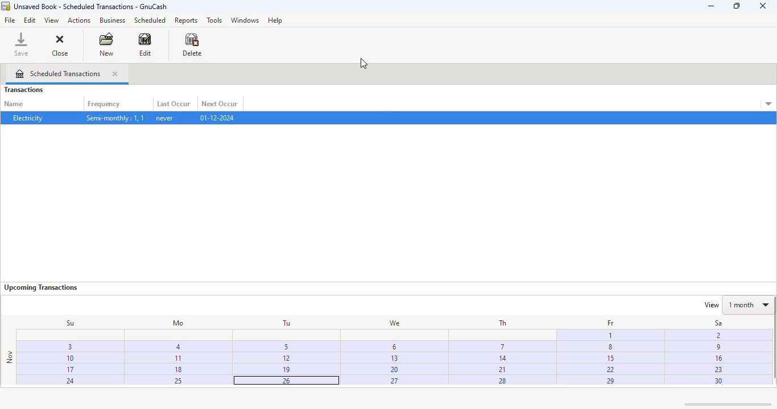 The width and height of the screenshot is (777, 409). Describe the element at coordinates (610, 359) in the screenshot. I see `15` at that location.